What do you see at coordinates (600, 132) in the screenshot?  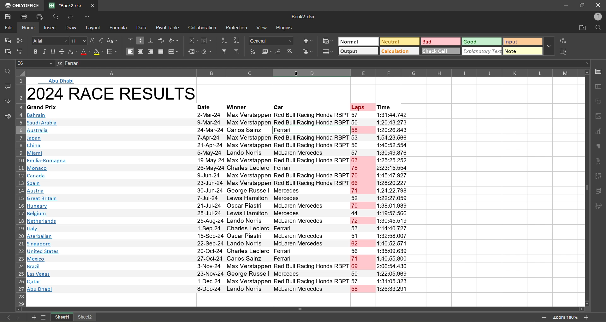 I see `charts` at bounding box center [600, 132].